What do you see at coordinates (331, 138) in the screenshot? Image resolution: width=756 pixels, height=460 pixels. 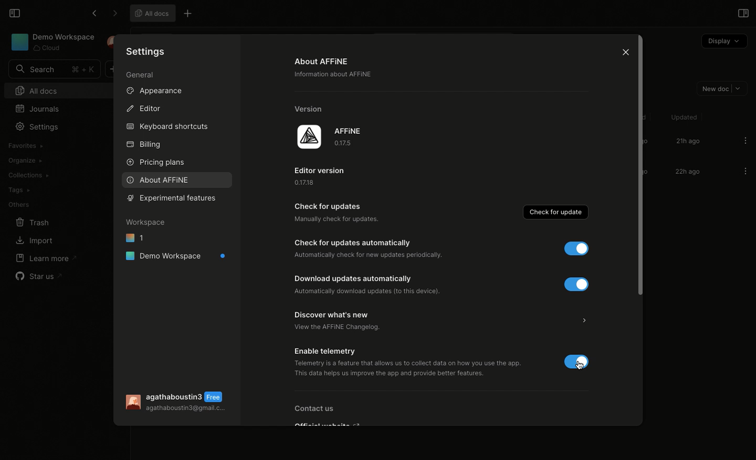 I see `AFFINE` at bounding box center [331, 138].